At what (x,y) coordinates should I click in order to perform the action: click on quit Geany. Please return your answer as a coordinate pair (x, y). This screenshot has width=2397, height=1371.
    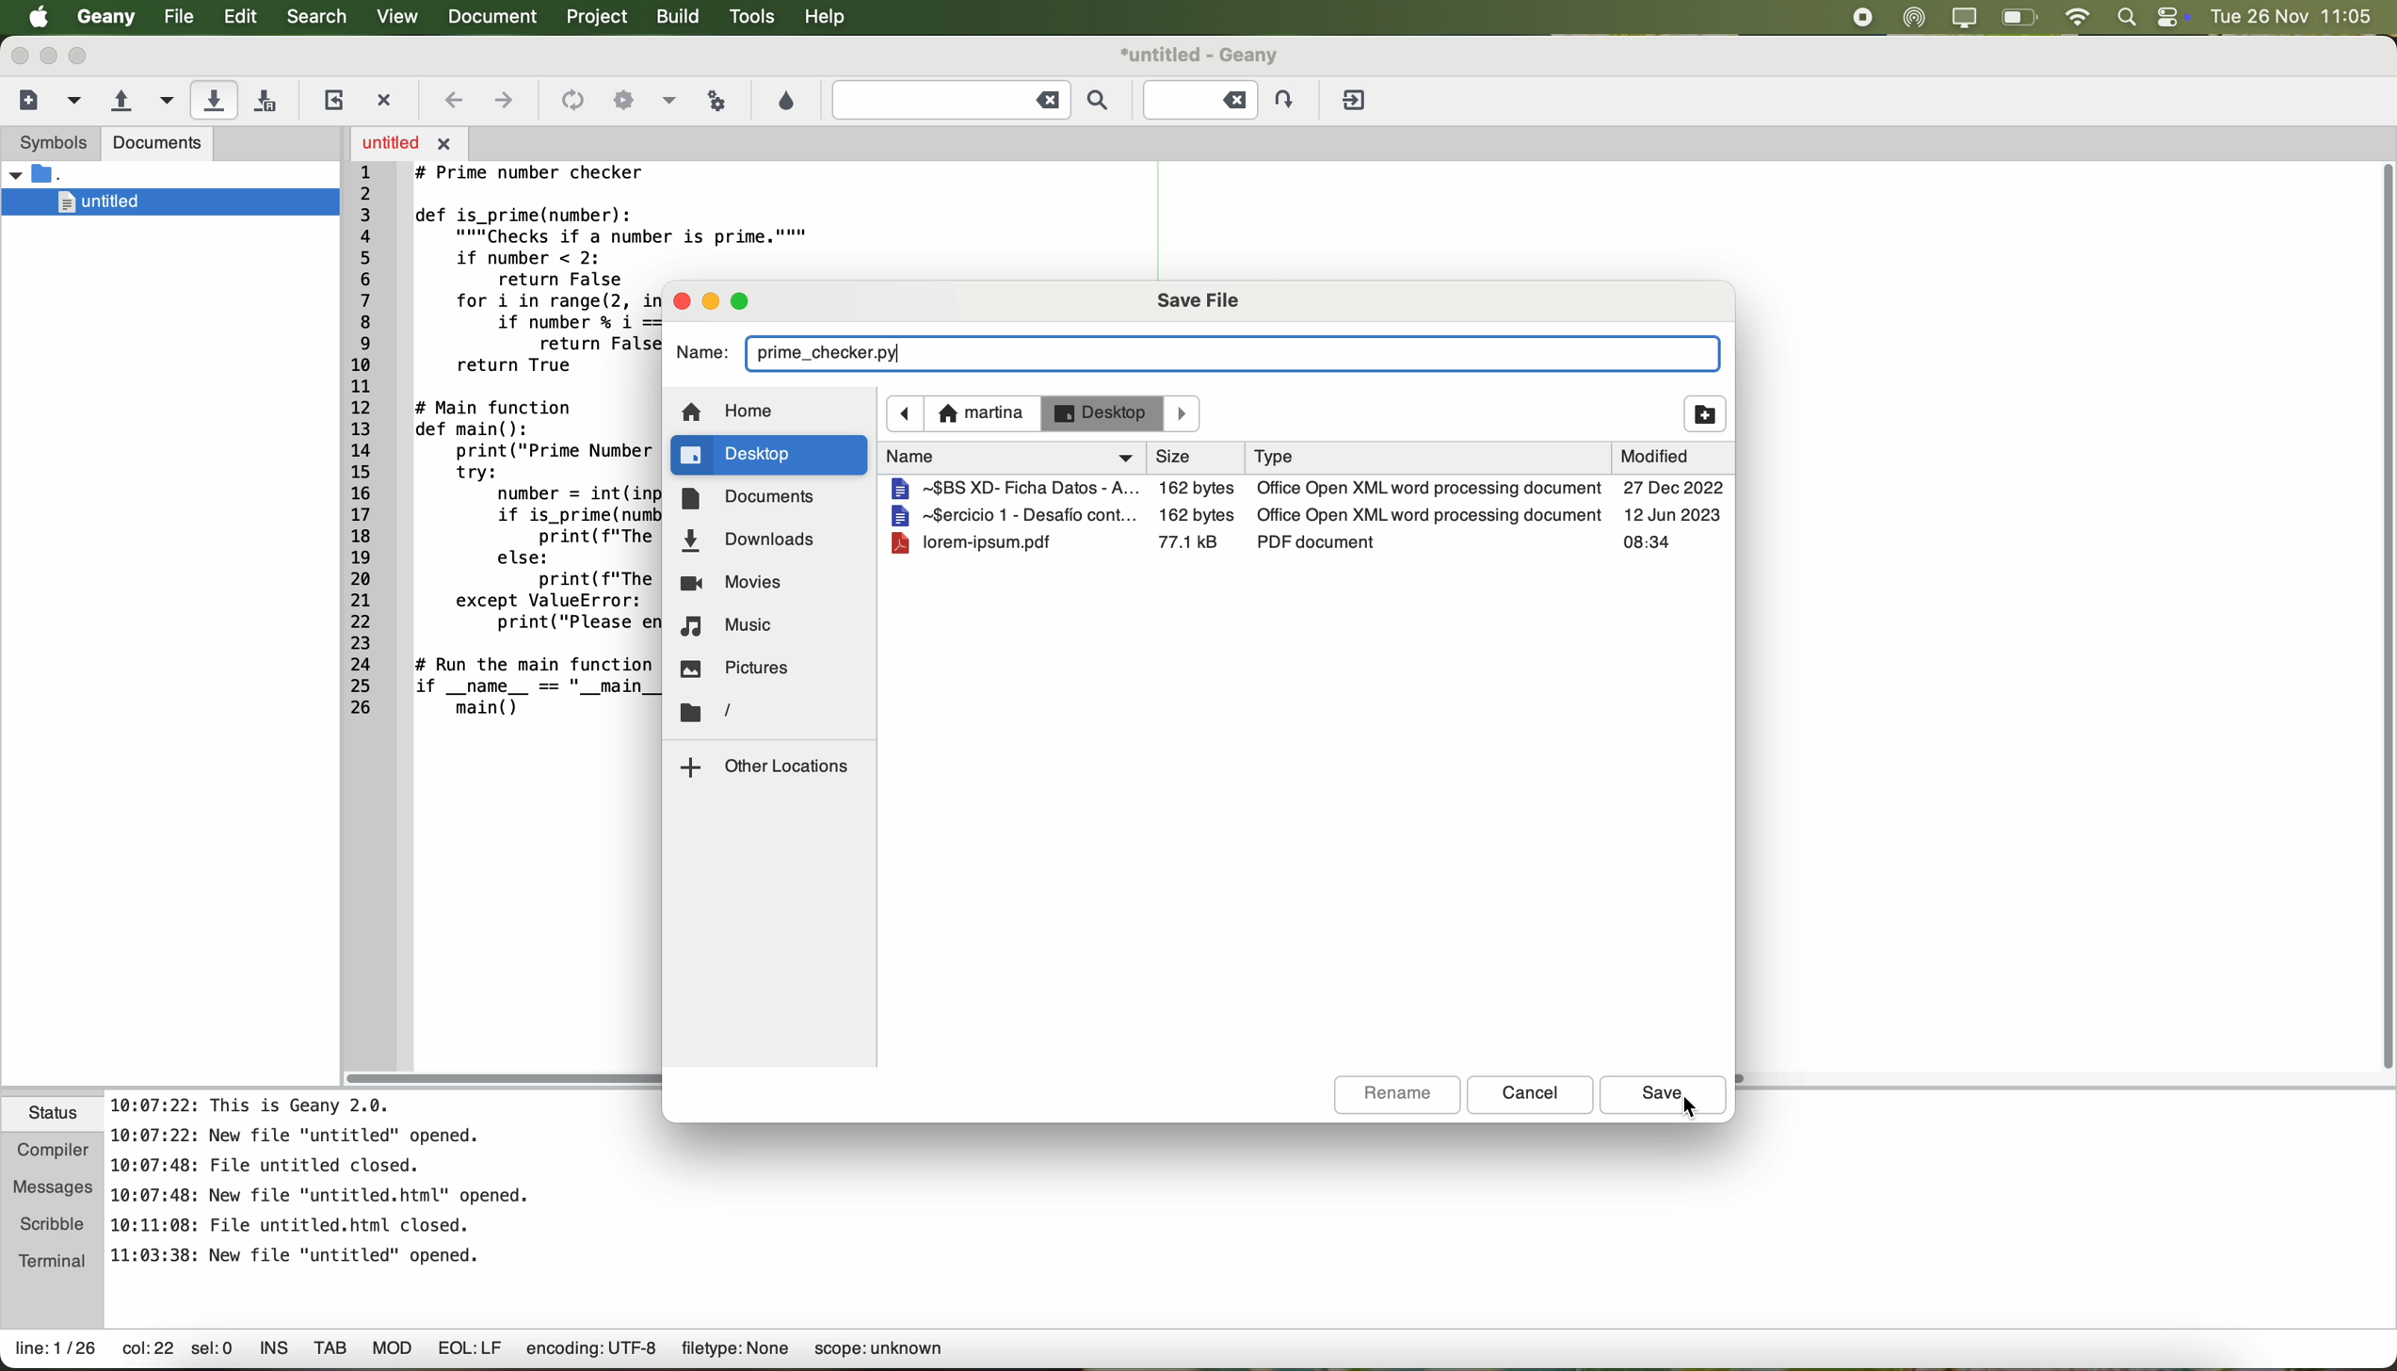
    Looking at the image, I should click on (1357, 101).